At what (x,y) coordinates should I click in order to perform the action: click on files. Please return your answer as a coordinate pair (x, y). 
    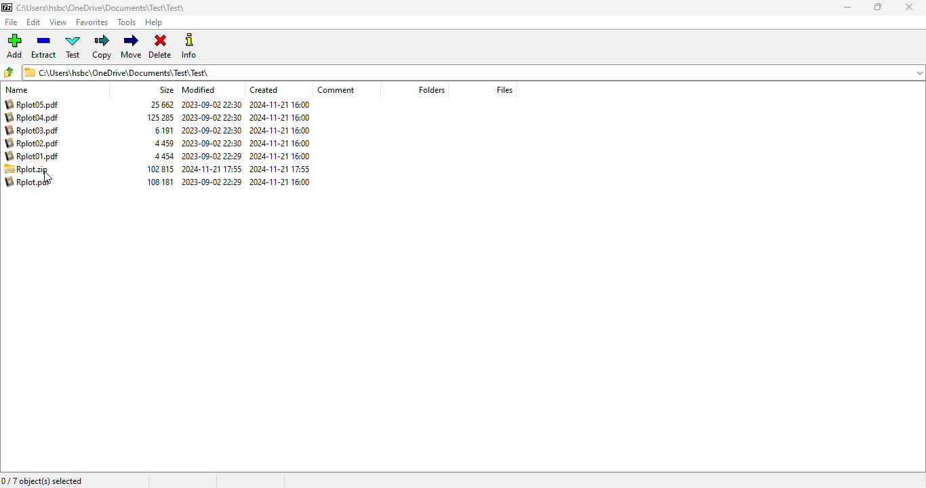
    Looking at the image, I should click on (504, 89).